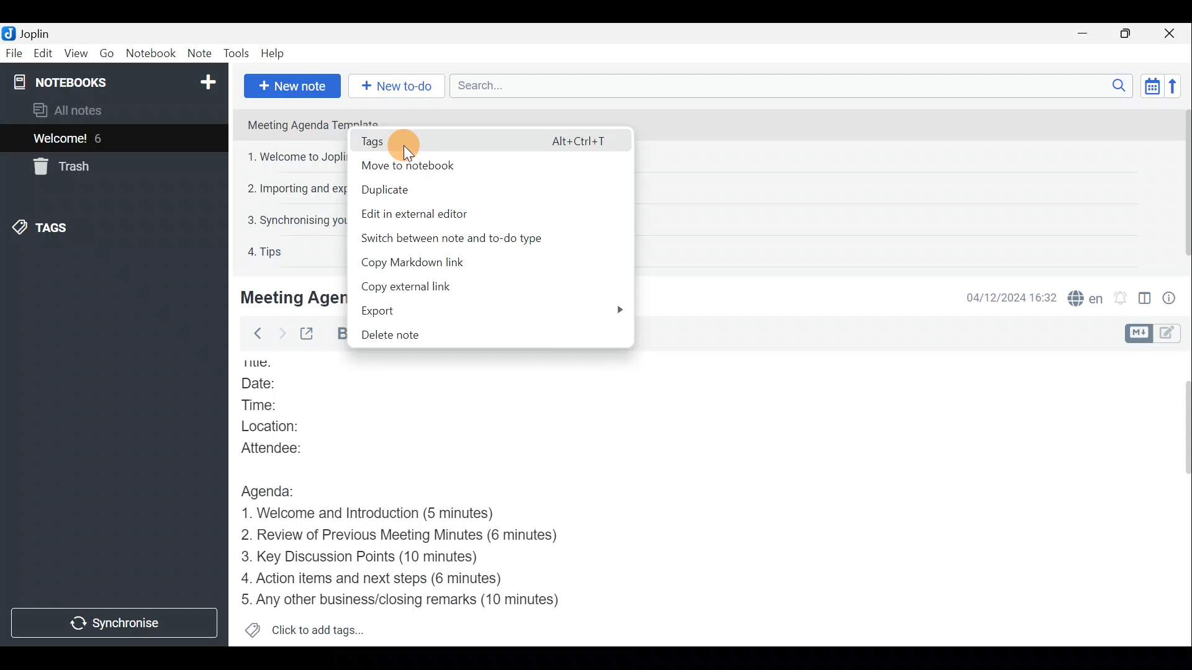  Describe the element at coordinates (276, 489) in the screenshot. I see `Agenda:` at that location.